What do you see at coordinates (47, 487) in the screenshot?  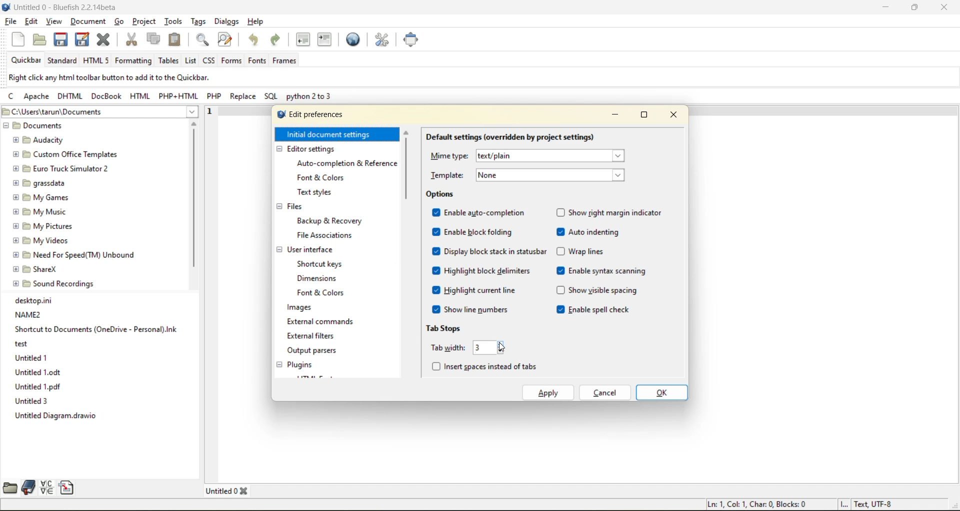 I see `charmap` at bounding box center [47, 487].